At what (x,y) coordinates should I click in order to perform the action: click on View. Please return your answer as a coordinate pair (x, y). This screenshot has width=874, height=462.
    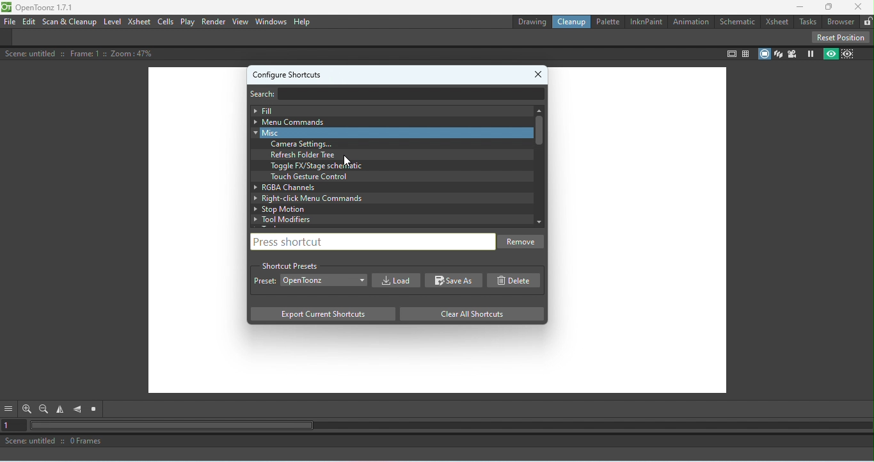
    Looking at the image, I should click on (239, 22).